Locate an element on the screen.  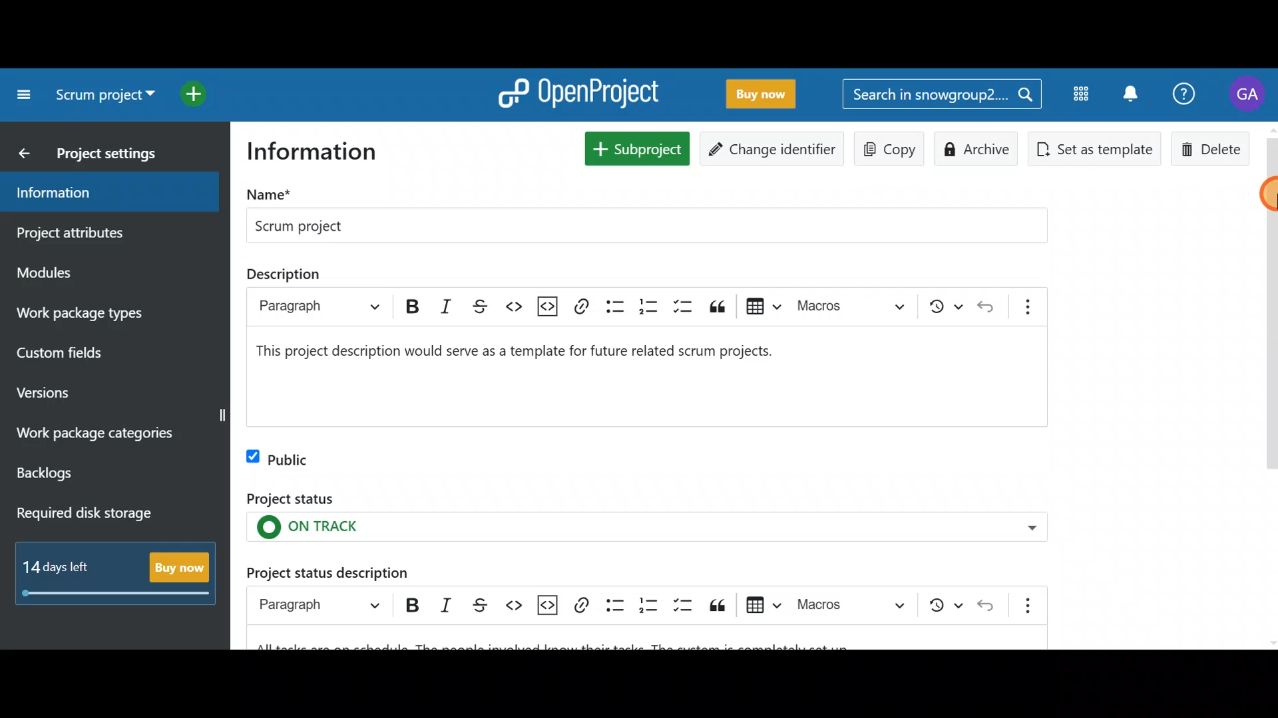
italic is located at coordinates (445, 306).